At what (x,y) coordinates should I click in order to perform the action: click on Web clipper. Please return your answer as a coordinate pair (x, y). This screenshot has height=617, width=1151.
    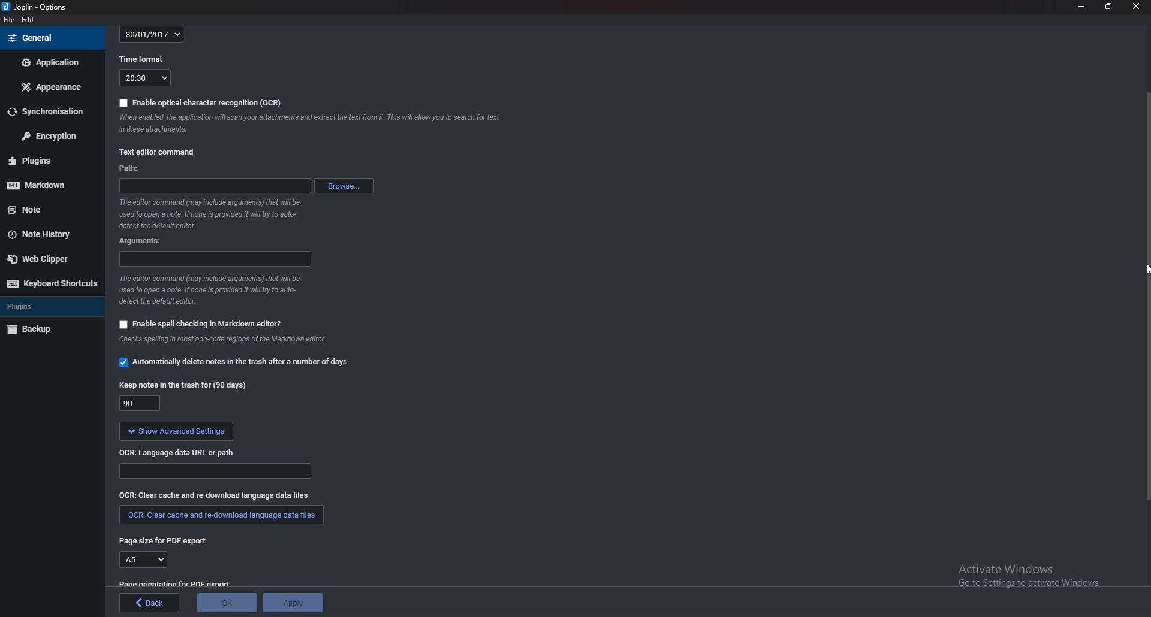
    Looking at the image, I should click on (45, 259).